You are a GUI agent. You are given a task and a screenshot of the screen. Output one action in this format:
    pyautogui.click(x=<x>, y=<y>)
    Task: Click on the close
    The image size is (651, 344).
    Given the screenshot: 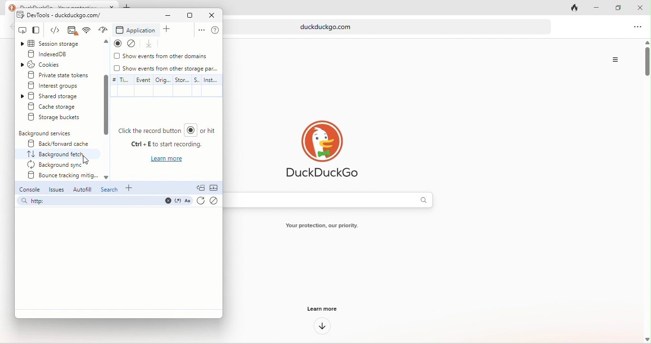 What is the action you would take?
    pyautogui.click(x=211, y=15)
    